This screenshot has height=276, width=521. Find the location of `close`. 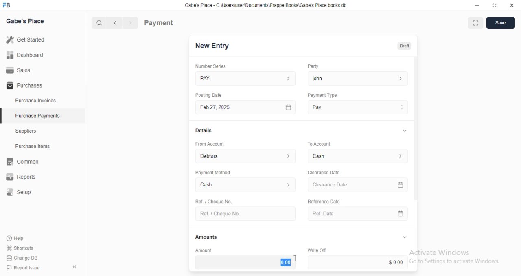

close is located at coordinates (512, 5).